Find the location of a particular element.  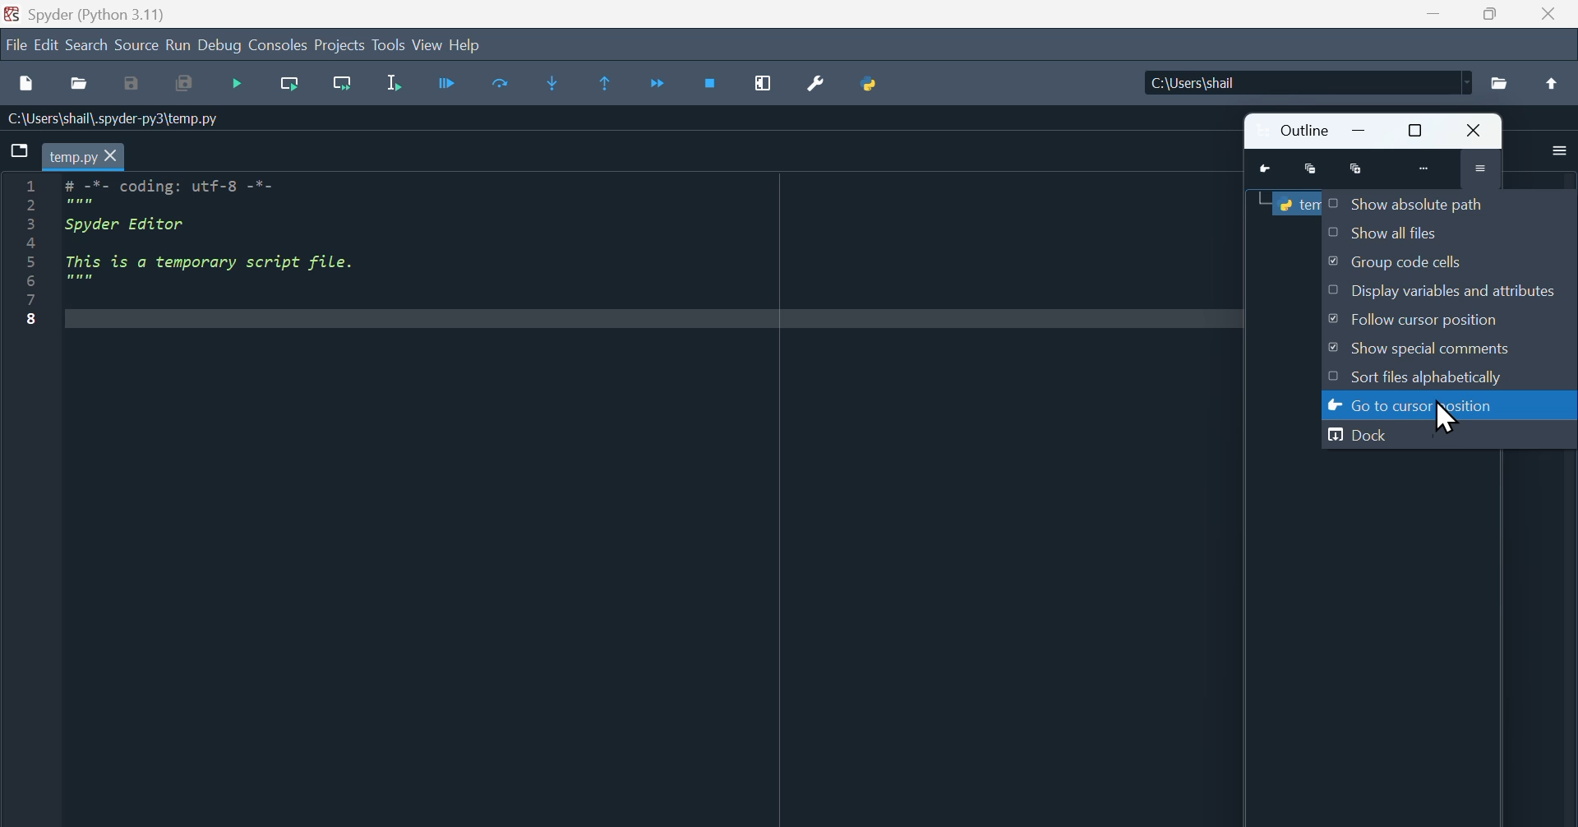

Follow cursor position is located at coordinates (1423, 319).